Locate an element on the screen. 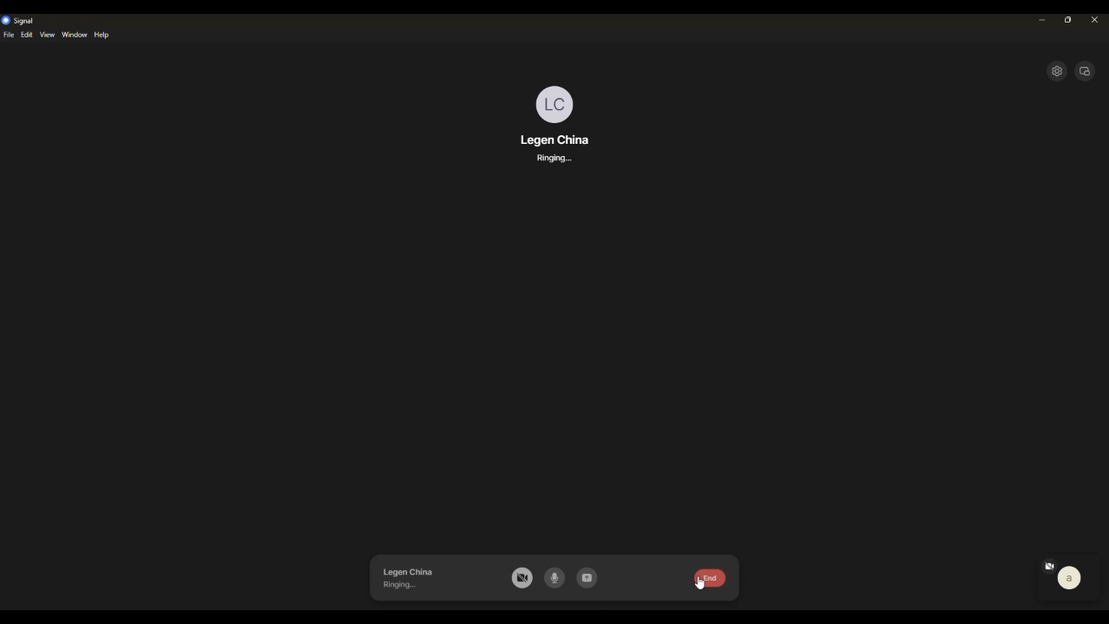 The width and height of the screenshot is (1109, 624). settings is located at coordinates (1058, 71).